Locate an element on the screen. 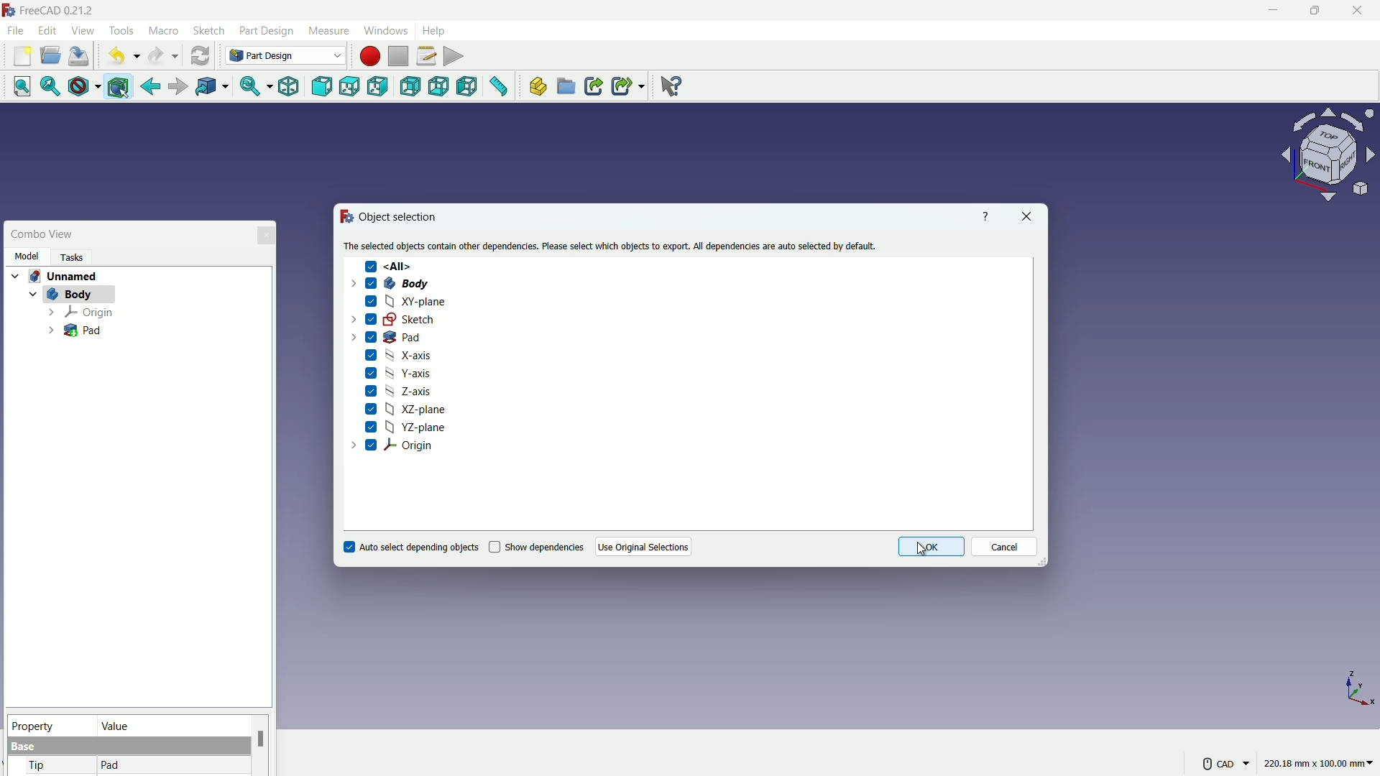  right view is located at coordinates (379, 89).